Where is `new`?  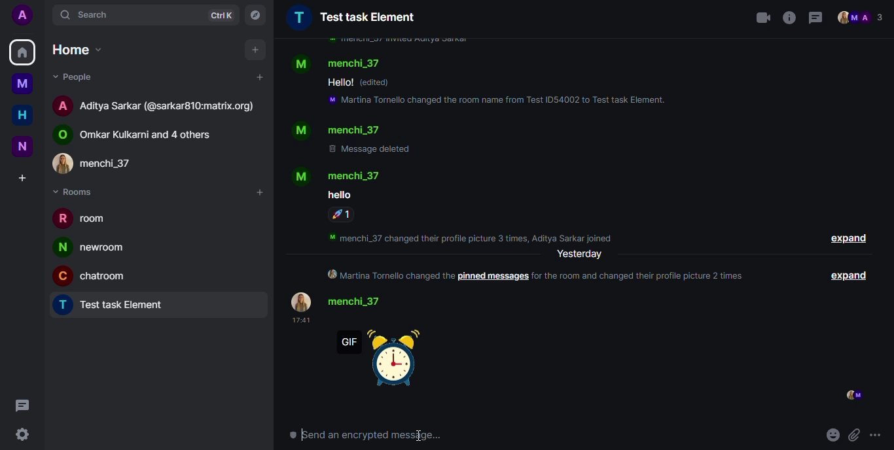 new is located at coordinates (23, 145).